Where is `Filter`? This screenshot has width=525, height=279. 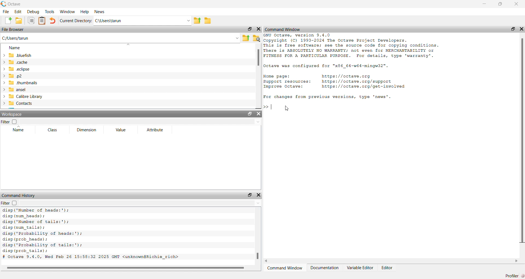 Filter is located at coordinates (9, 122).